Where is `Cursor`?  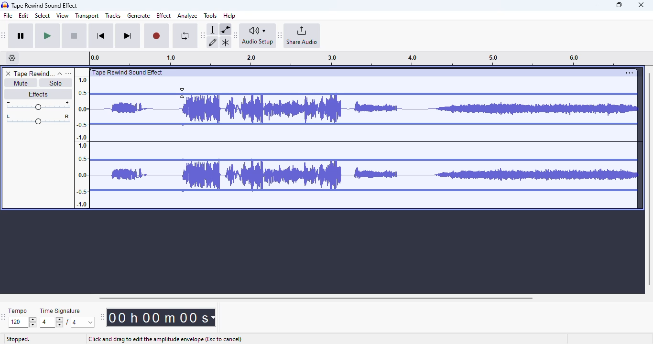 Cursor is located at coordinates (181, 93).